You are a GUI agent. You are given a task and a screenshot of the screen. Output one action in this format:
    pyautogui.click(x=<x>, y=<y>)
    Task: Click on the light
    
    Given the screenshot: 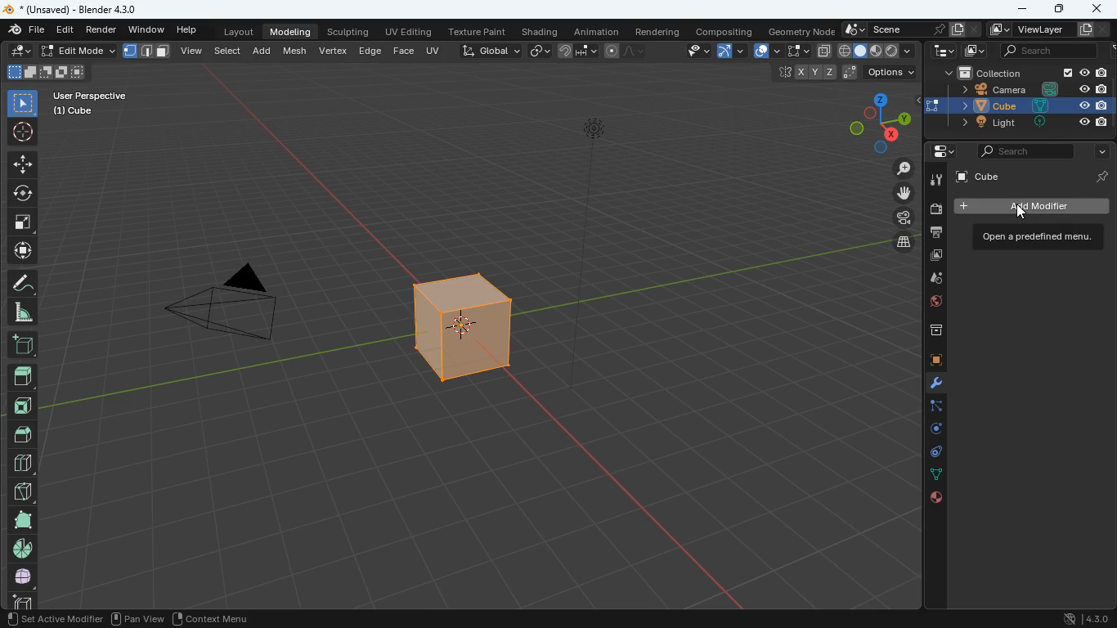 What is the action you would take?
    pyautogui.click(x=610, y=159)
    